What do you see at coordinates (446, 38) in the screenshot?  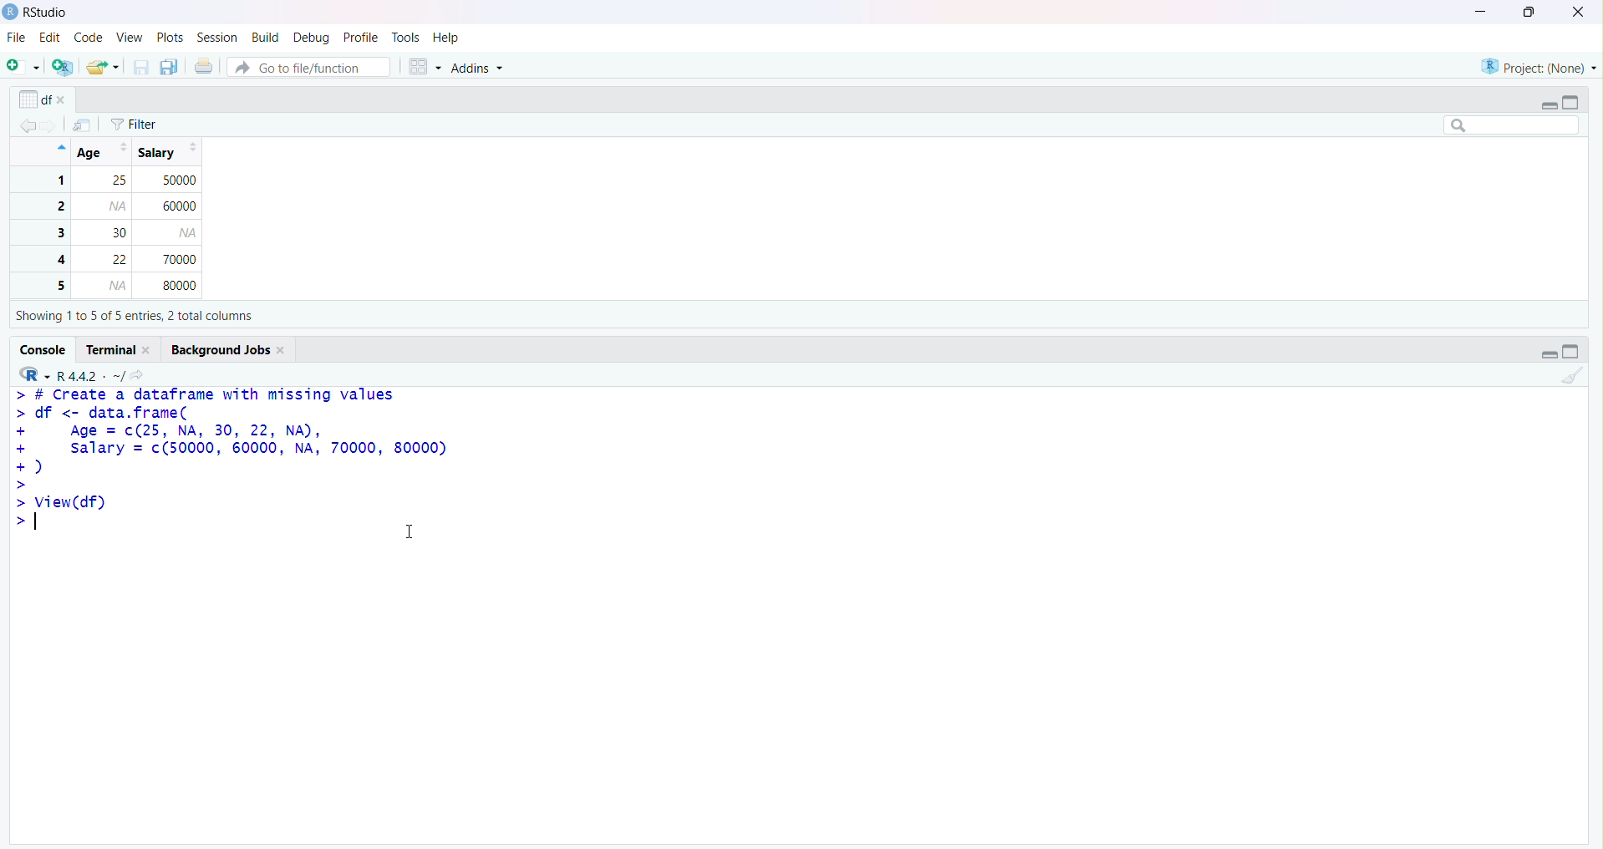 I see `Help` at bounding box center [446, 38].